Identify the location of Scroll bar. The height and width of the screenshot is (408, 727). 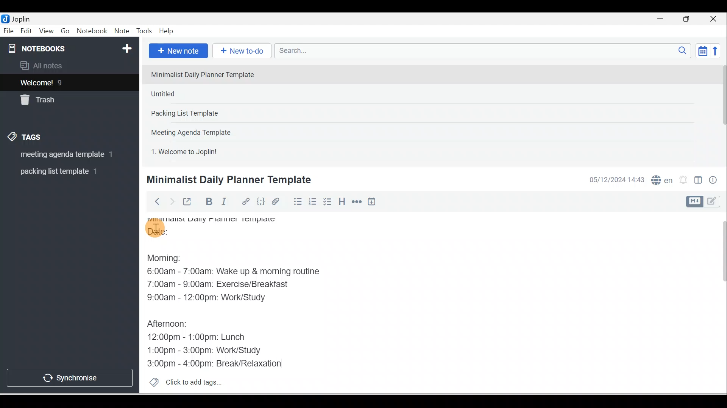
(719, 303).